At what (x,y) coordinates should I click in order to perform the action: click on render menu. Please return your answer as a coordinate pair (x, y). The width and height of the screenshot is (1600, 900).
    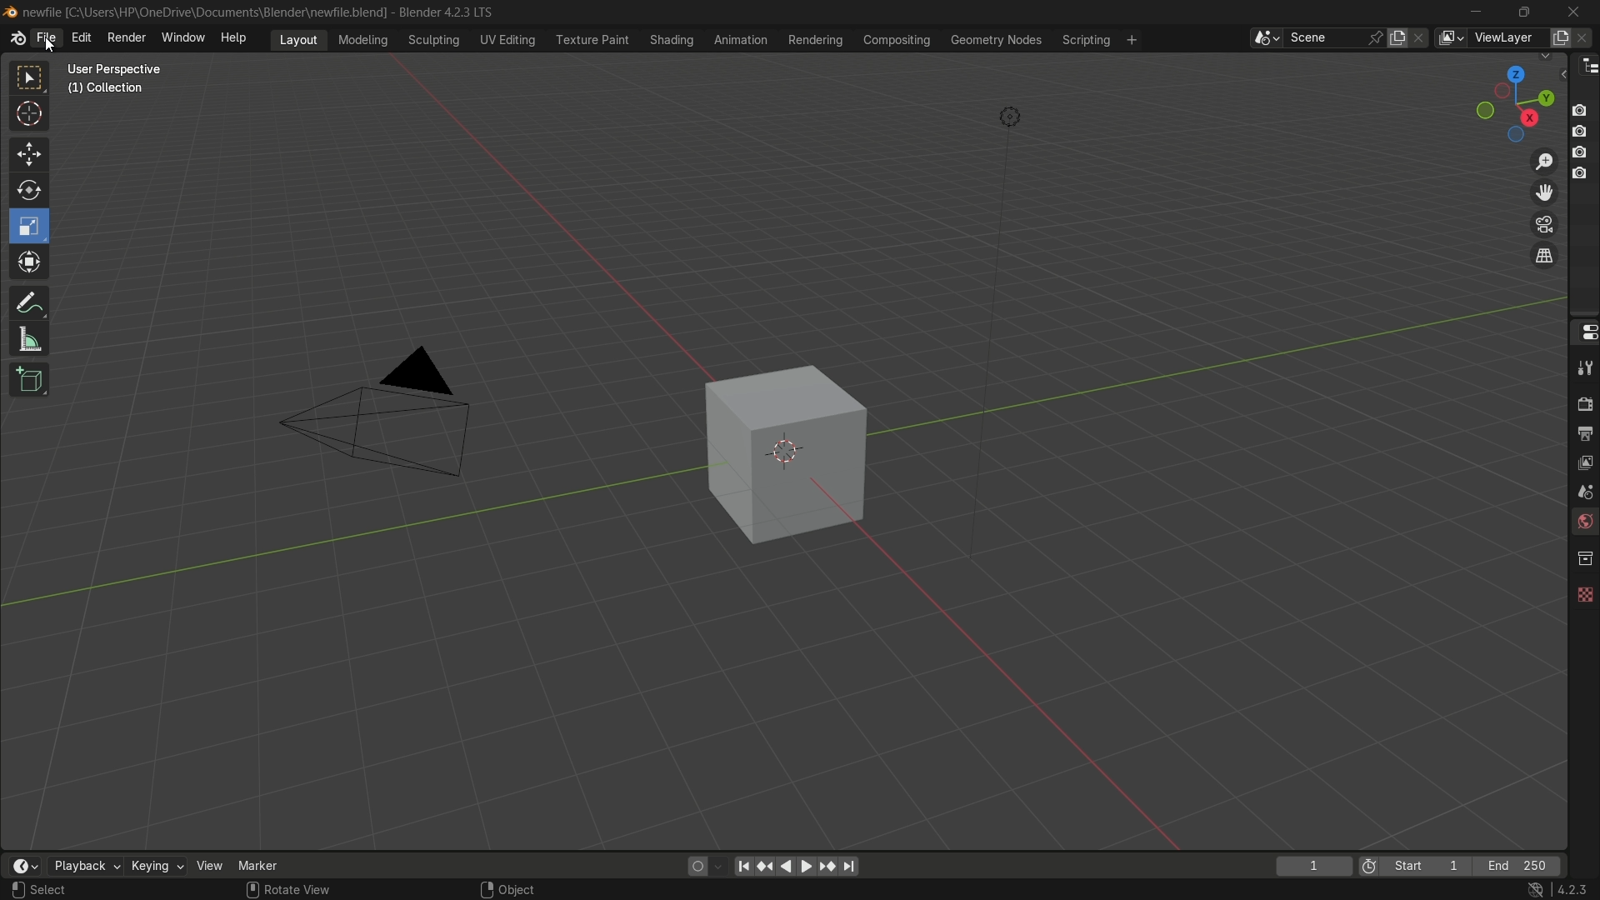
    Looking at the image, I should click on (127, 36).